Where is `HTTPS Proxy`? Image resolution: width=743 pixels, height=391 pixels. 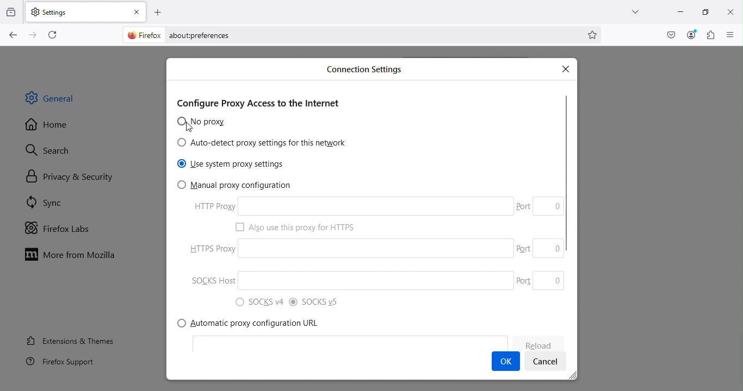
HTTPS Proxy is located at coordinates (208, 250).